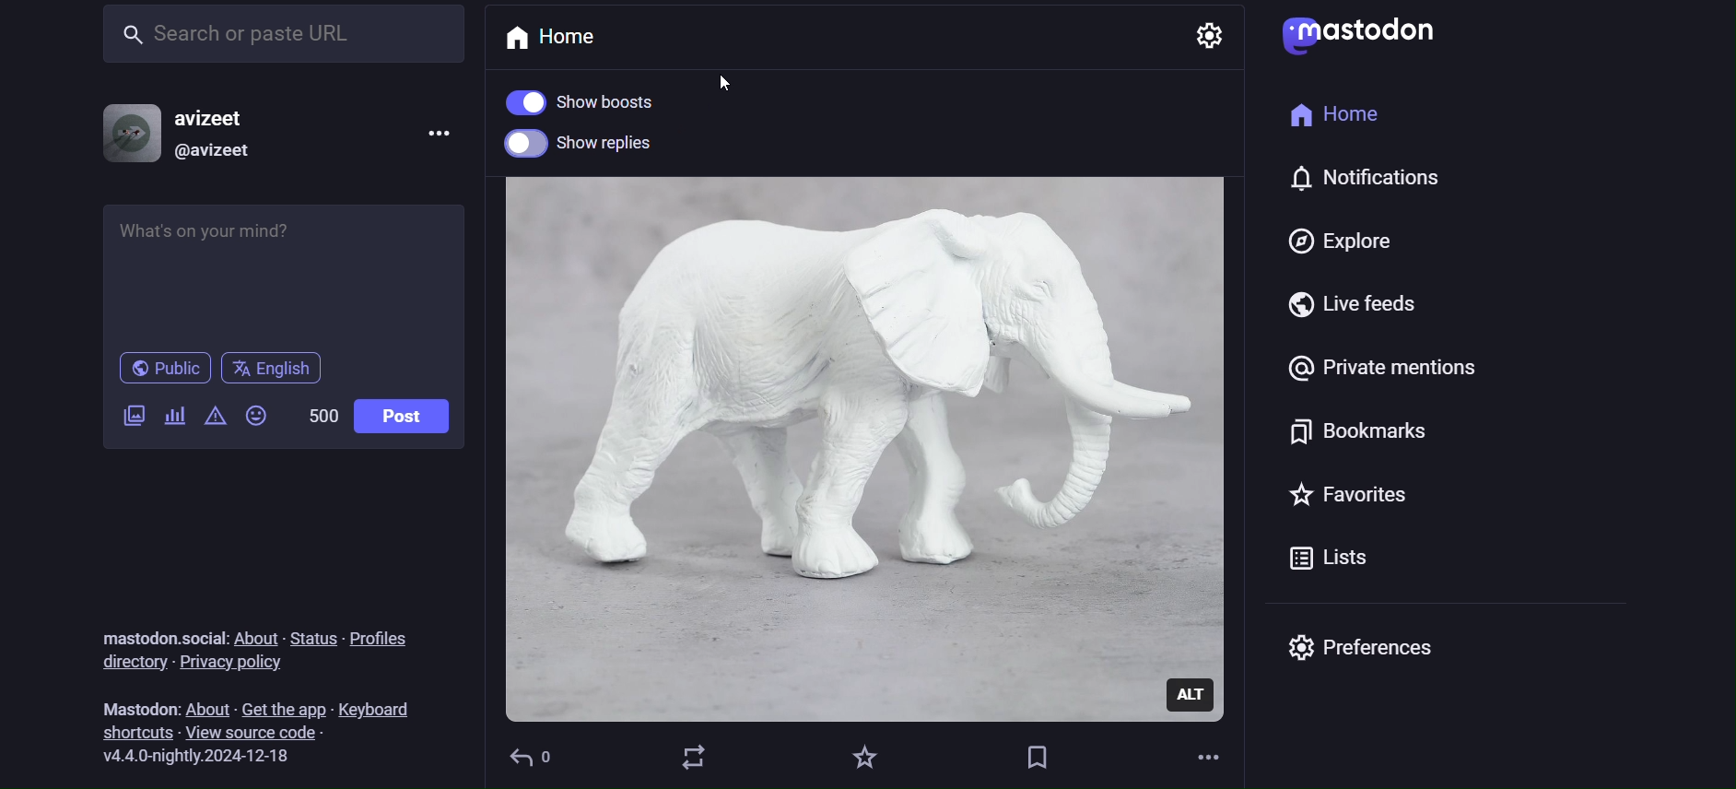 This screenshot has width=1736, height=789. What do you see at coordinates (1378, 375) in the screenshot?
I see `private mentions` at bounding box center [1378, 375].